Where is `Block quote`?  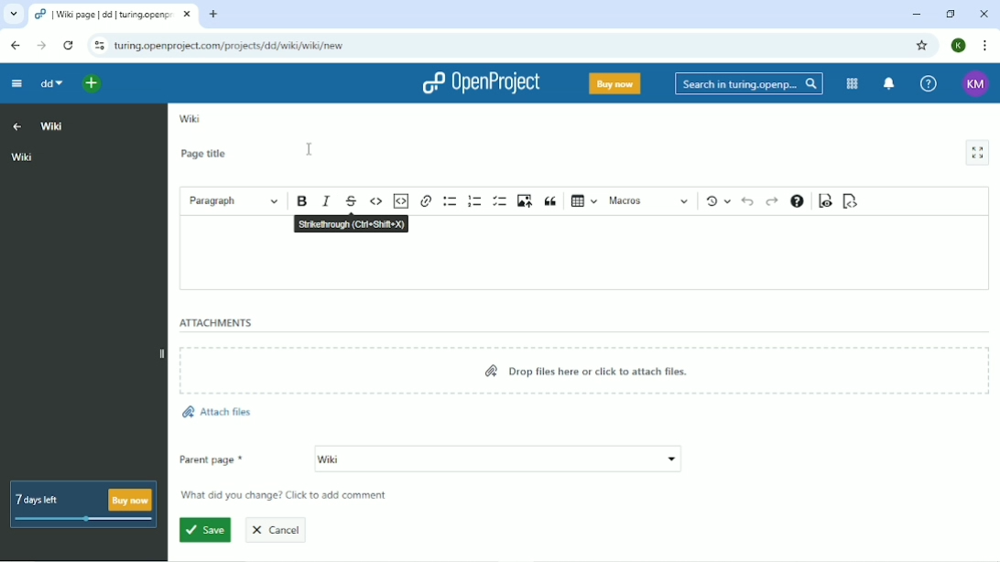 Block quote is located at coordinates (550, 200).